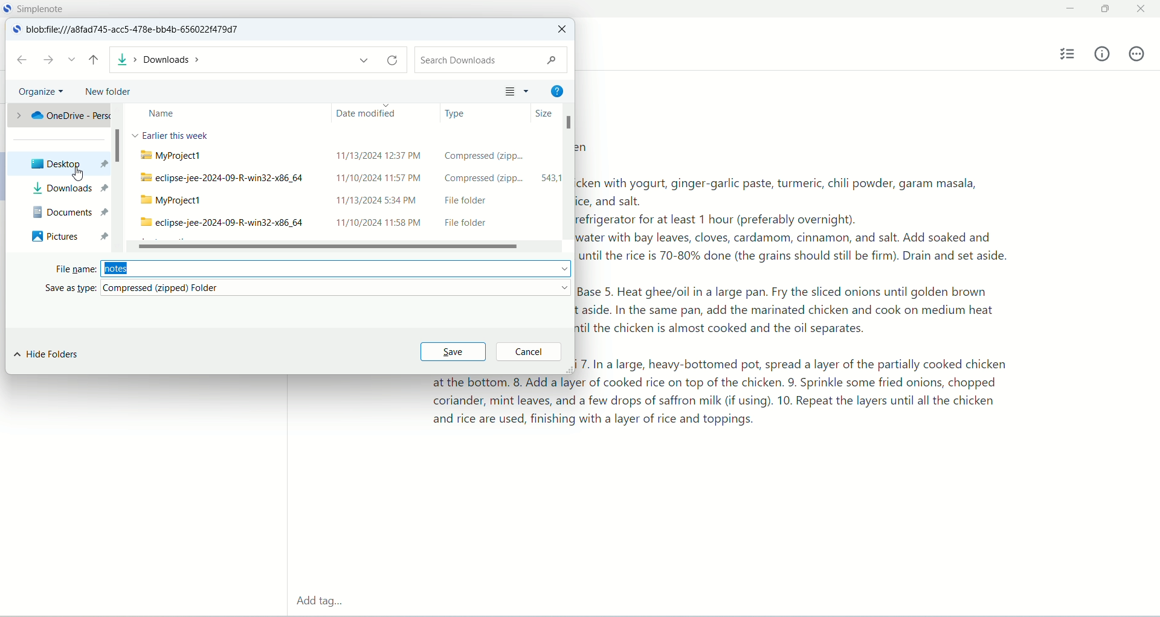 The image size is (1160, 617). I want to click on actions, so click(1136, 54).